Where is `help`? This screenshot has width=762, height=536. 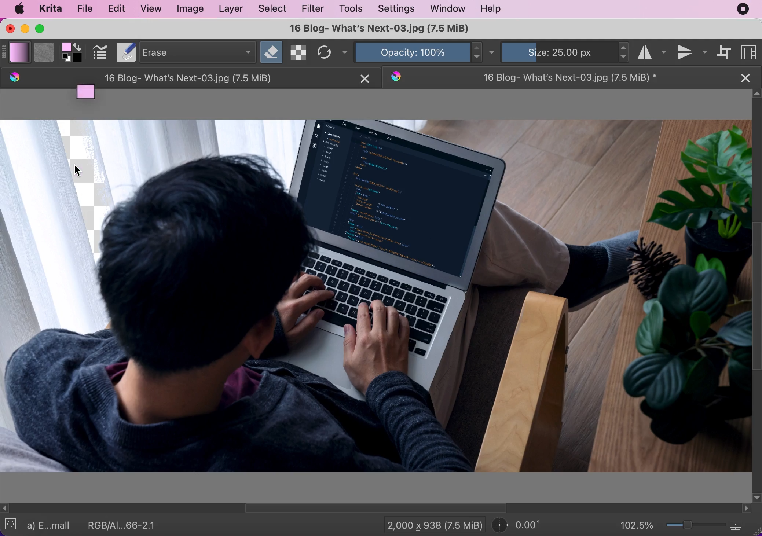 help is located at coordinates (491, 10).